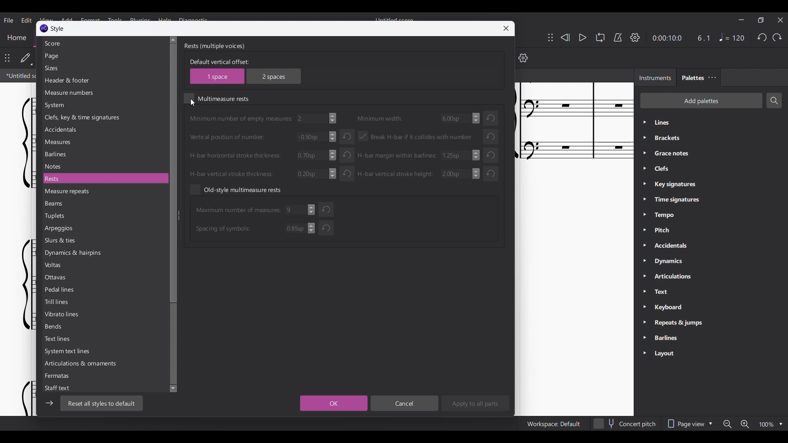 This screenshot has height=443, width=788. I want to click on Tempo, so click(732, 37).